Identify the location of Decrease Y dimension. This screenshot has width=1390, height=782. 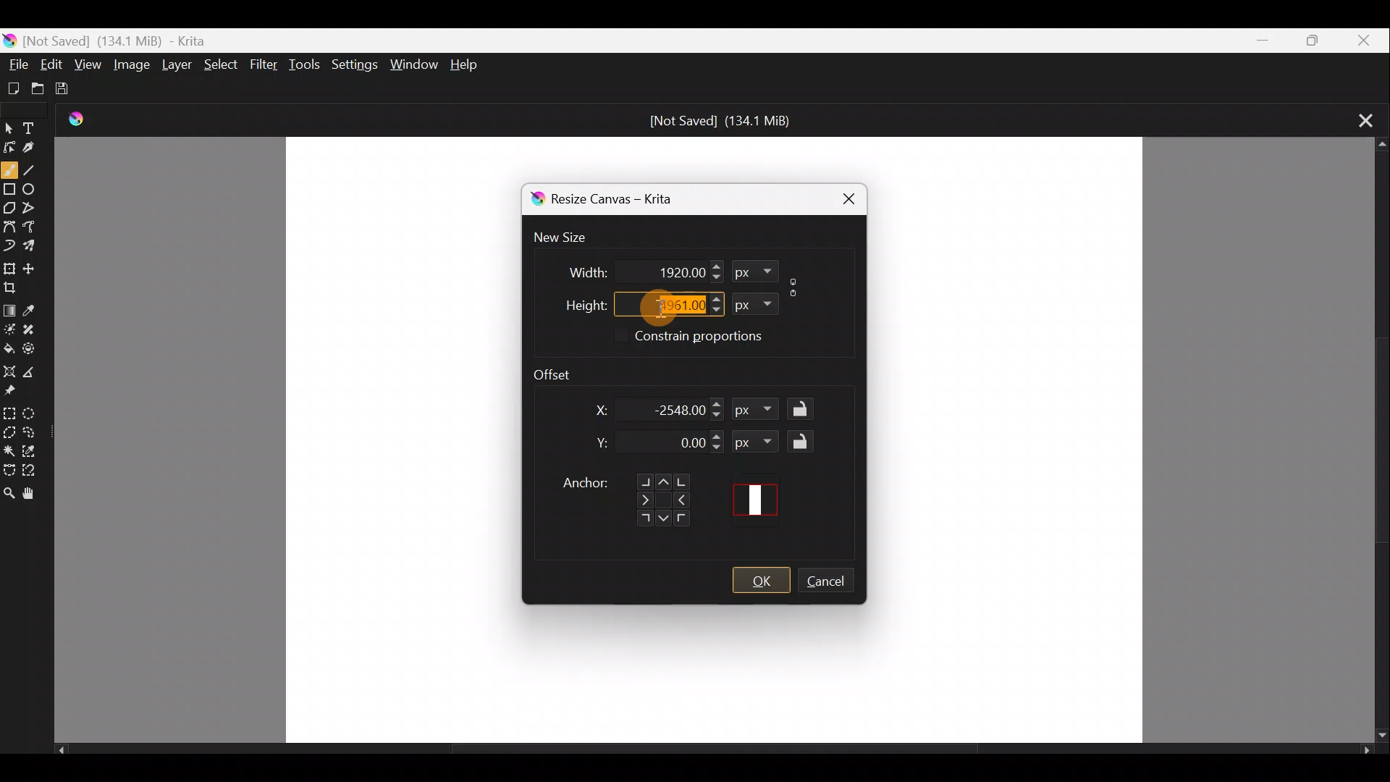
(717, 447).